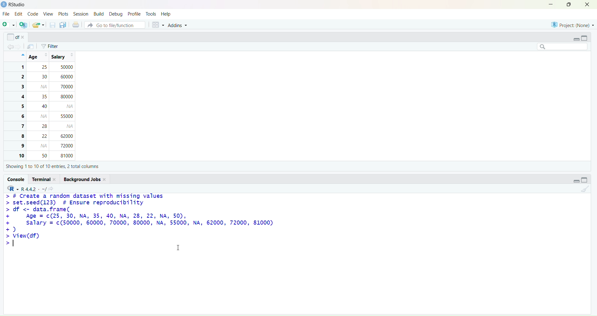  What do you see at coordinates (52, 188) in the screenshot?
I see `view the current working directory` at bounding box center [52, 188].